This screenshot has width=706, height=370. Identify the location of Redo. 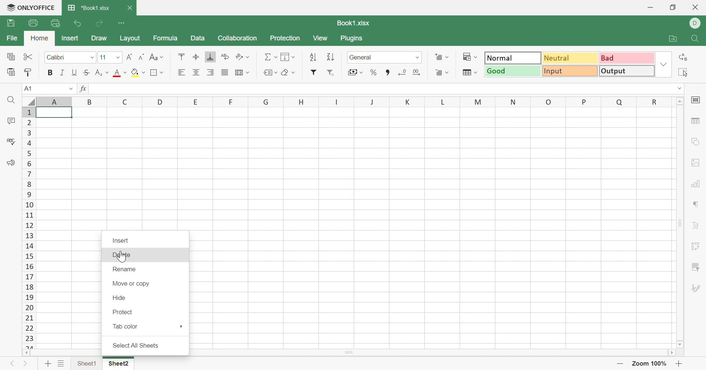
(100, 24).